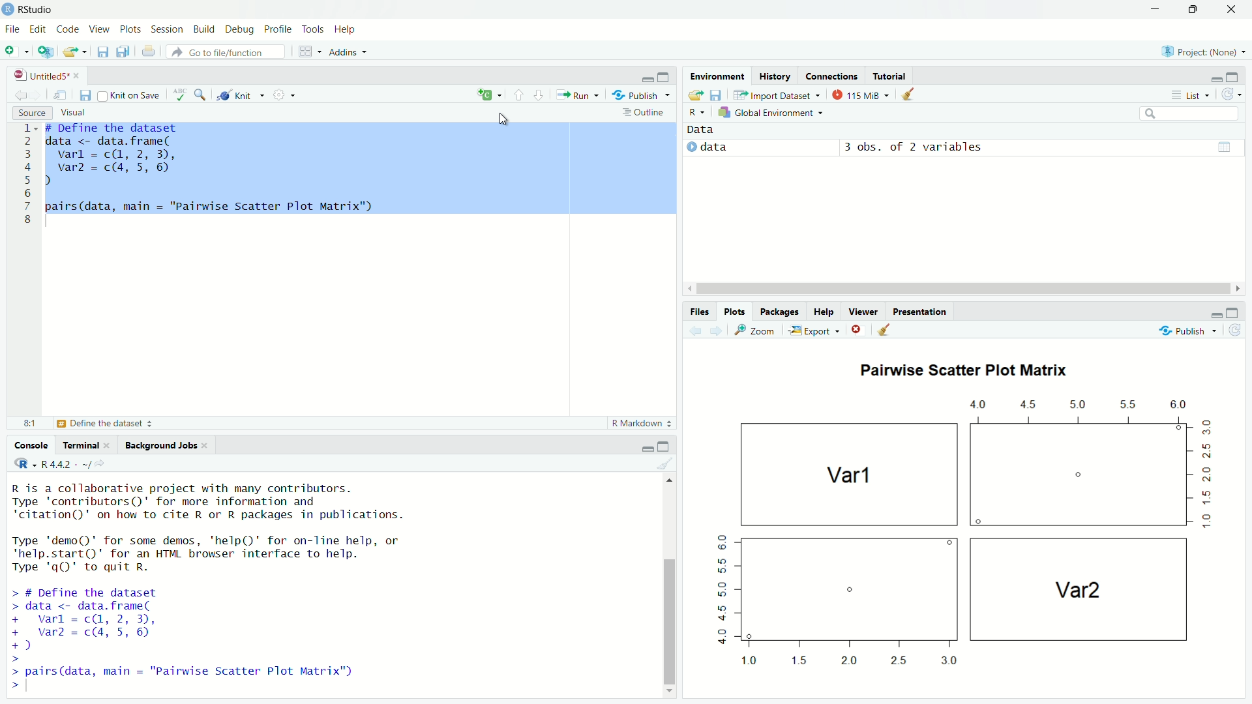 Image resolution: width=1252 pixels, height=704 pixels. Describe the element at coordinates (685, 287) in the screenshot. I see `Left` at that location.